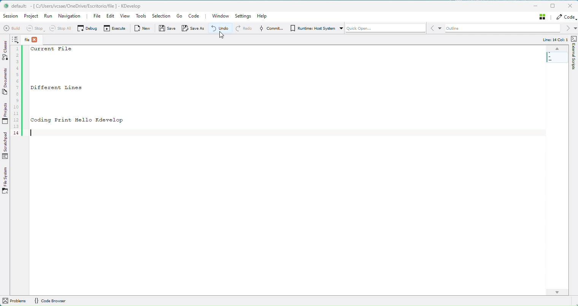  Describe the element at coordinates (144, 28) in the screenshot. I see `New` at that location.